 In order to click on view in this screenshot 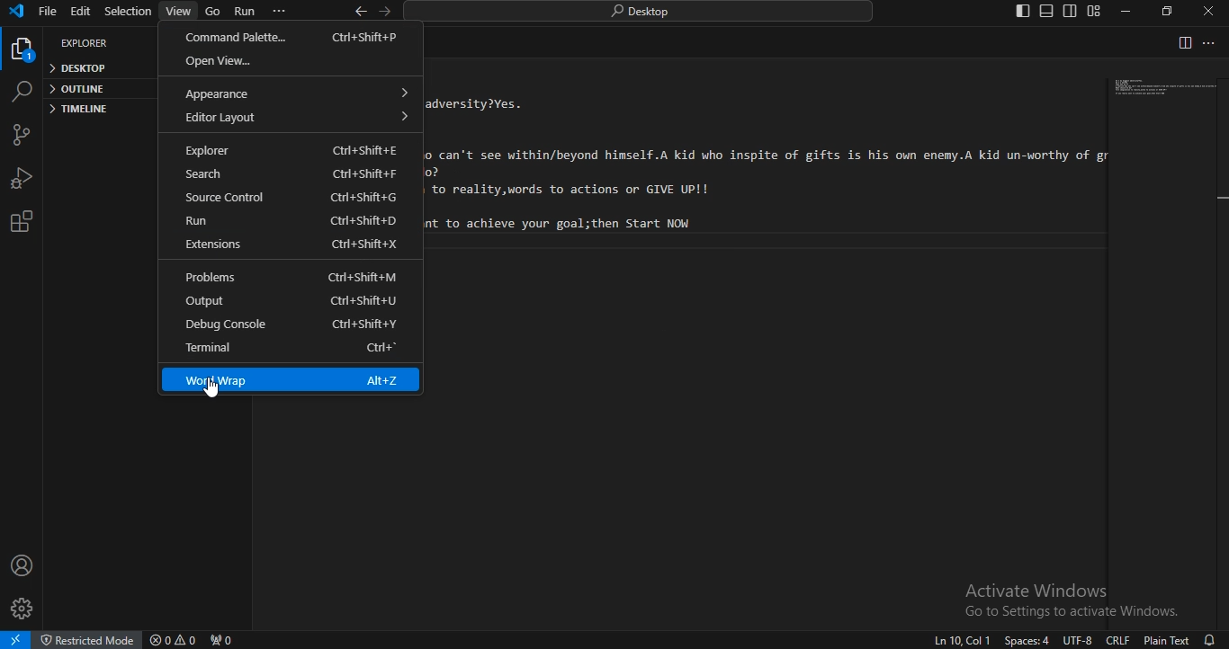, I will do `click(180, 11)`.